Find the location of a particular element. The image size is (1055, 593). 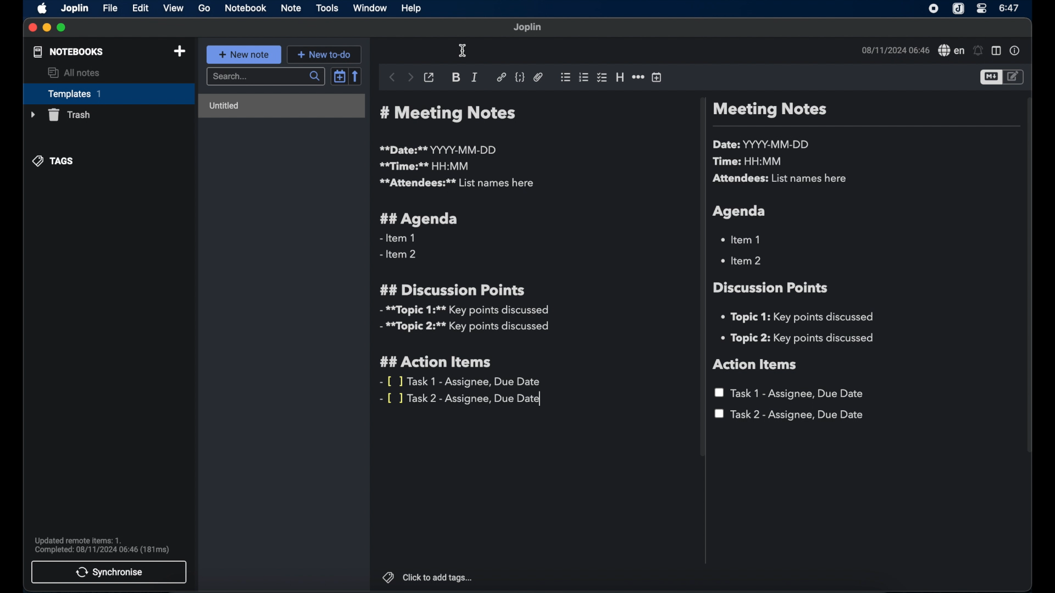

toggle editor is located at coordinates (989, 78).